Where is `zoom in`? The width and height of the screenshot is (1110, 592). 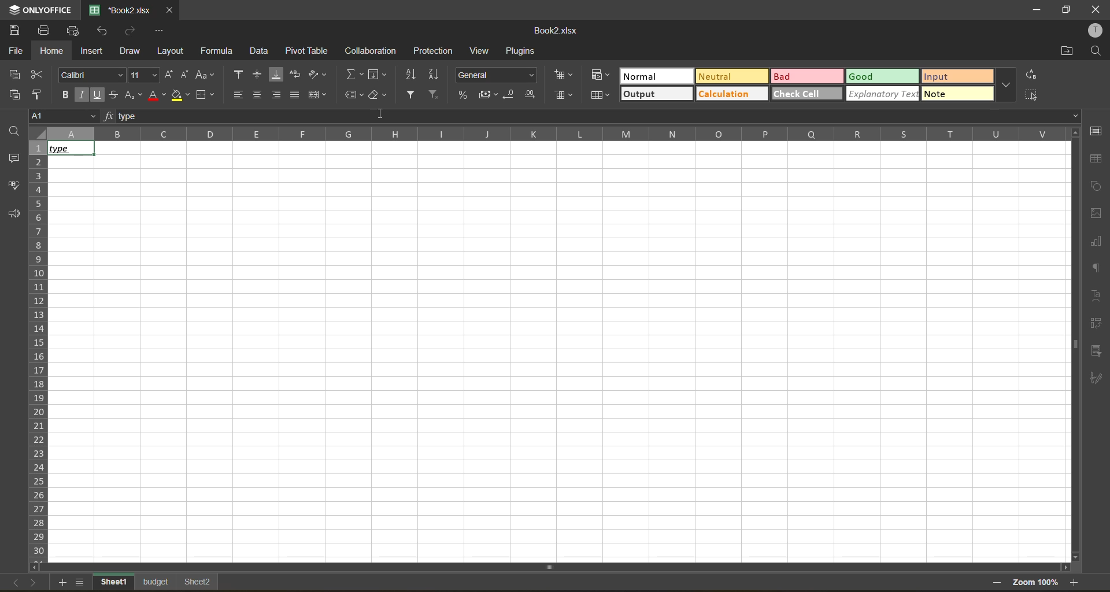
zoom in is located at coordinates (1077, 583).